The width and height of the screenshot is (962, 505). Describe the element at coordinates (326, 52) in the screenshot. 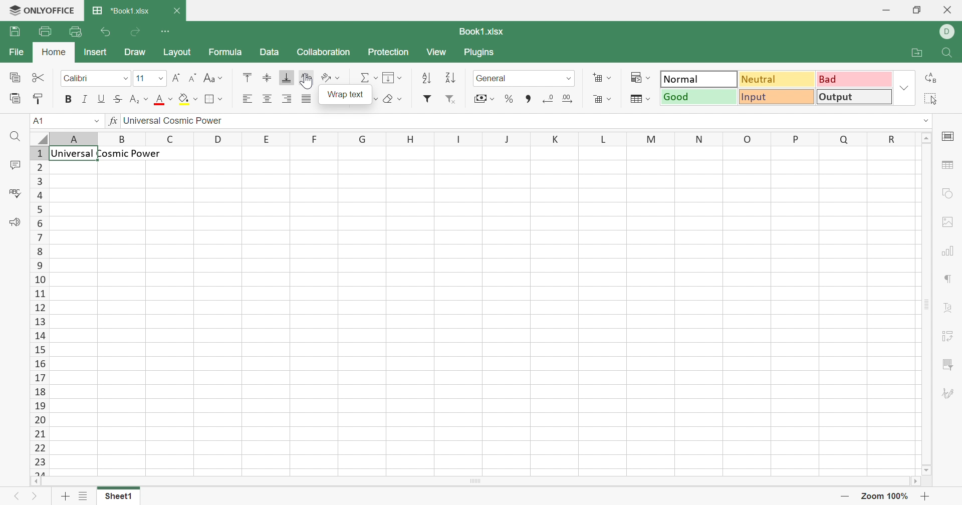

I see `Collaboration` at that location.